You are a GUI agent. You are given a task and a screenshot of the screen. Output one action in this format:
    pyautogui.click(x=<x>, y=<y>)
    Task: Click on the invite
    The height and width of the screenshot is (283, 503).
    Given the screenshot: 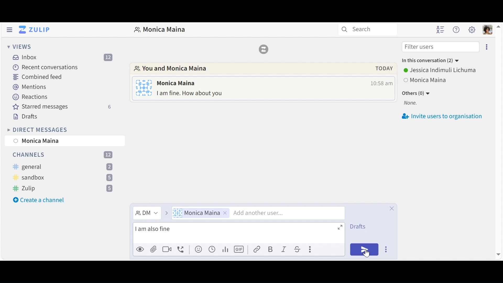 What is the action you would take?
    pyautogui.click(x=444, y=117)
    